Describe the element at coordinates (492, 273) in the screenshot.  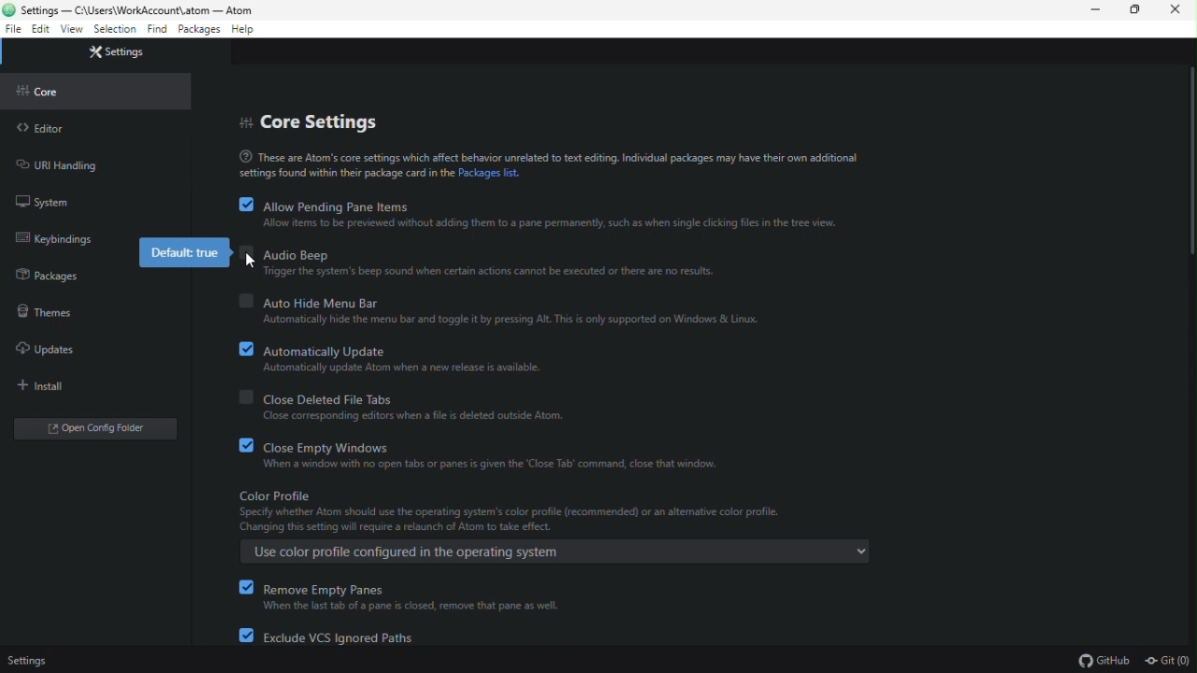
I see `Trigger the system's beep sound when certain actions cannot be executed or there are no results.` at that location.